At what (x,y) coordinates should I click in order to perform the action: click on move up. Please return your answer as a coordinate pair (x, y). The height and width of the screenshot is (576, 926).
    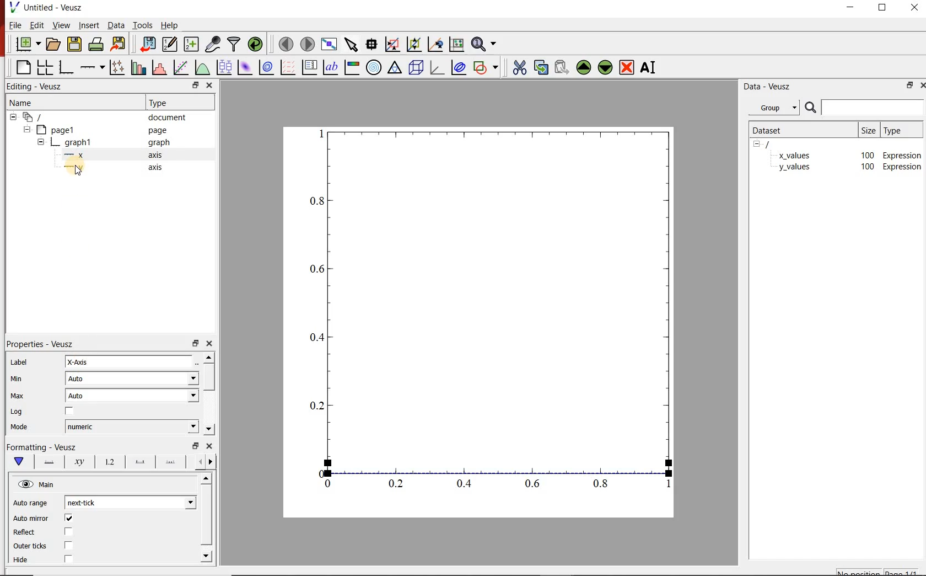
    Looking at the image, I should click on (208, 357).